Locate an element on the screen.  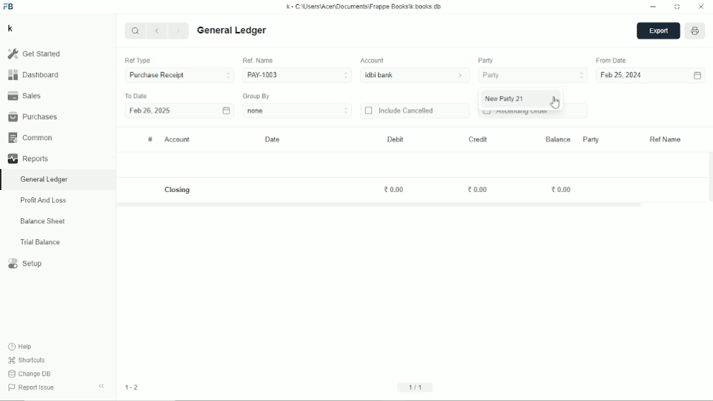
k - C:\Users\Acer\Documents\Frappe books\k.books.db is located at coordinates (364, 7).